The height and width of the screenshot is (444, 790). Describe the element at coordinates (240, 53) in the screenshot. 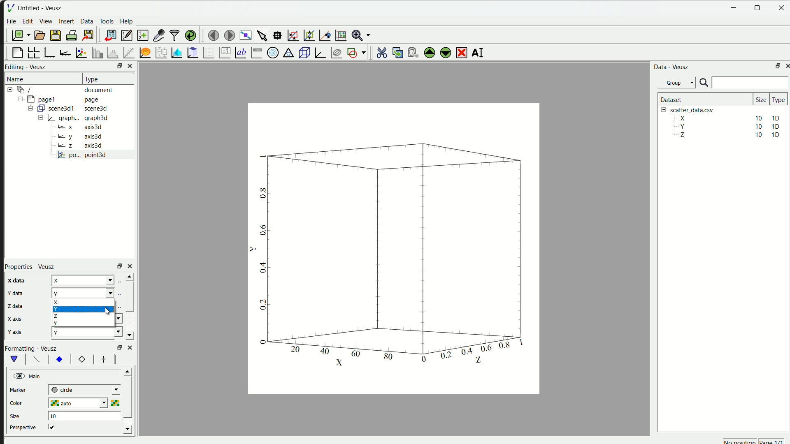

I see `Text label` at that location.